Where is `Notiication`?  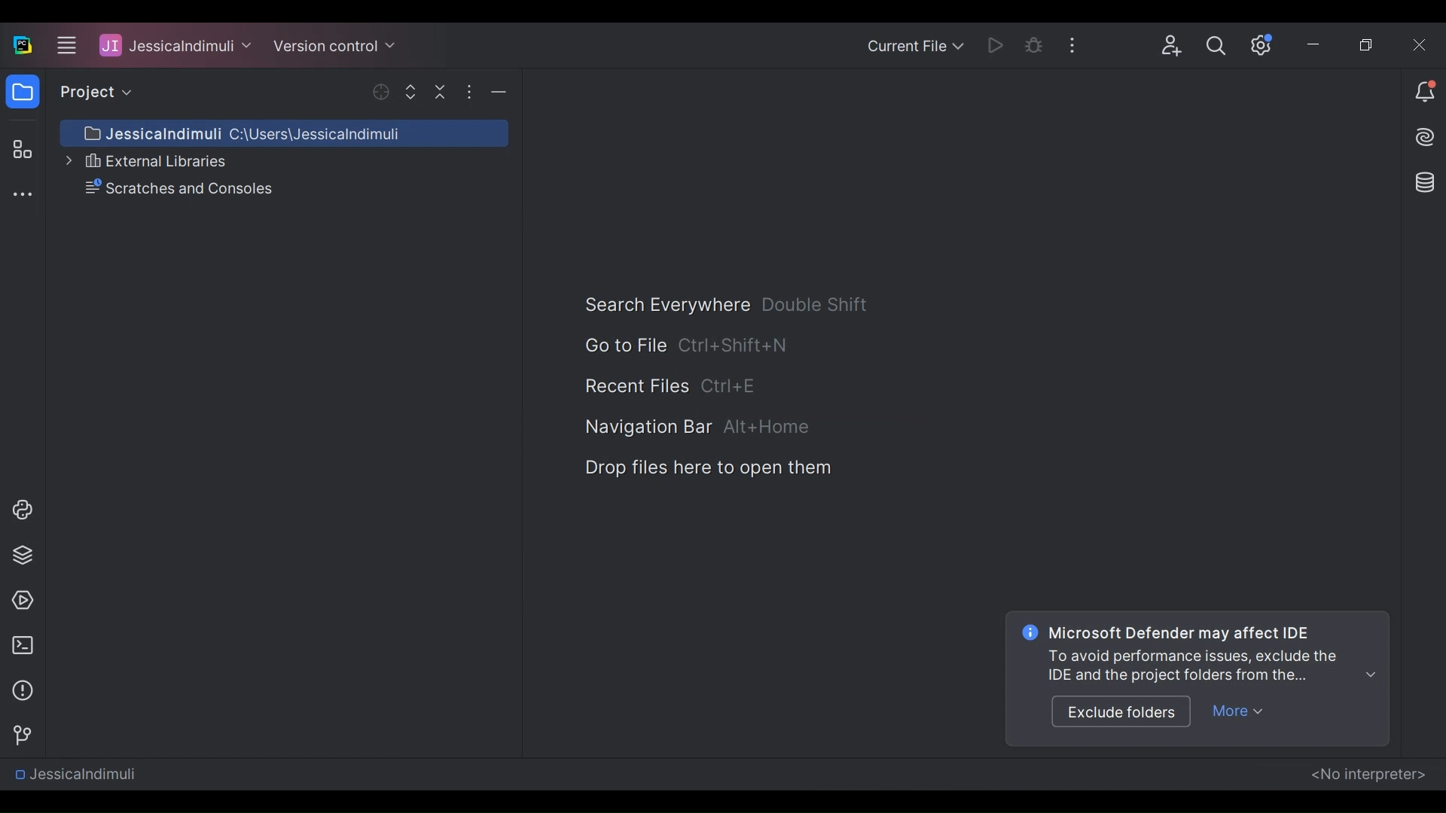 Notiication is located at coordinates (1425, 93).